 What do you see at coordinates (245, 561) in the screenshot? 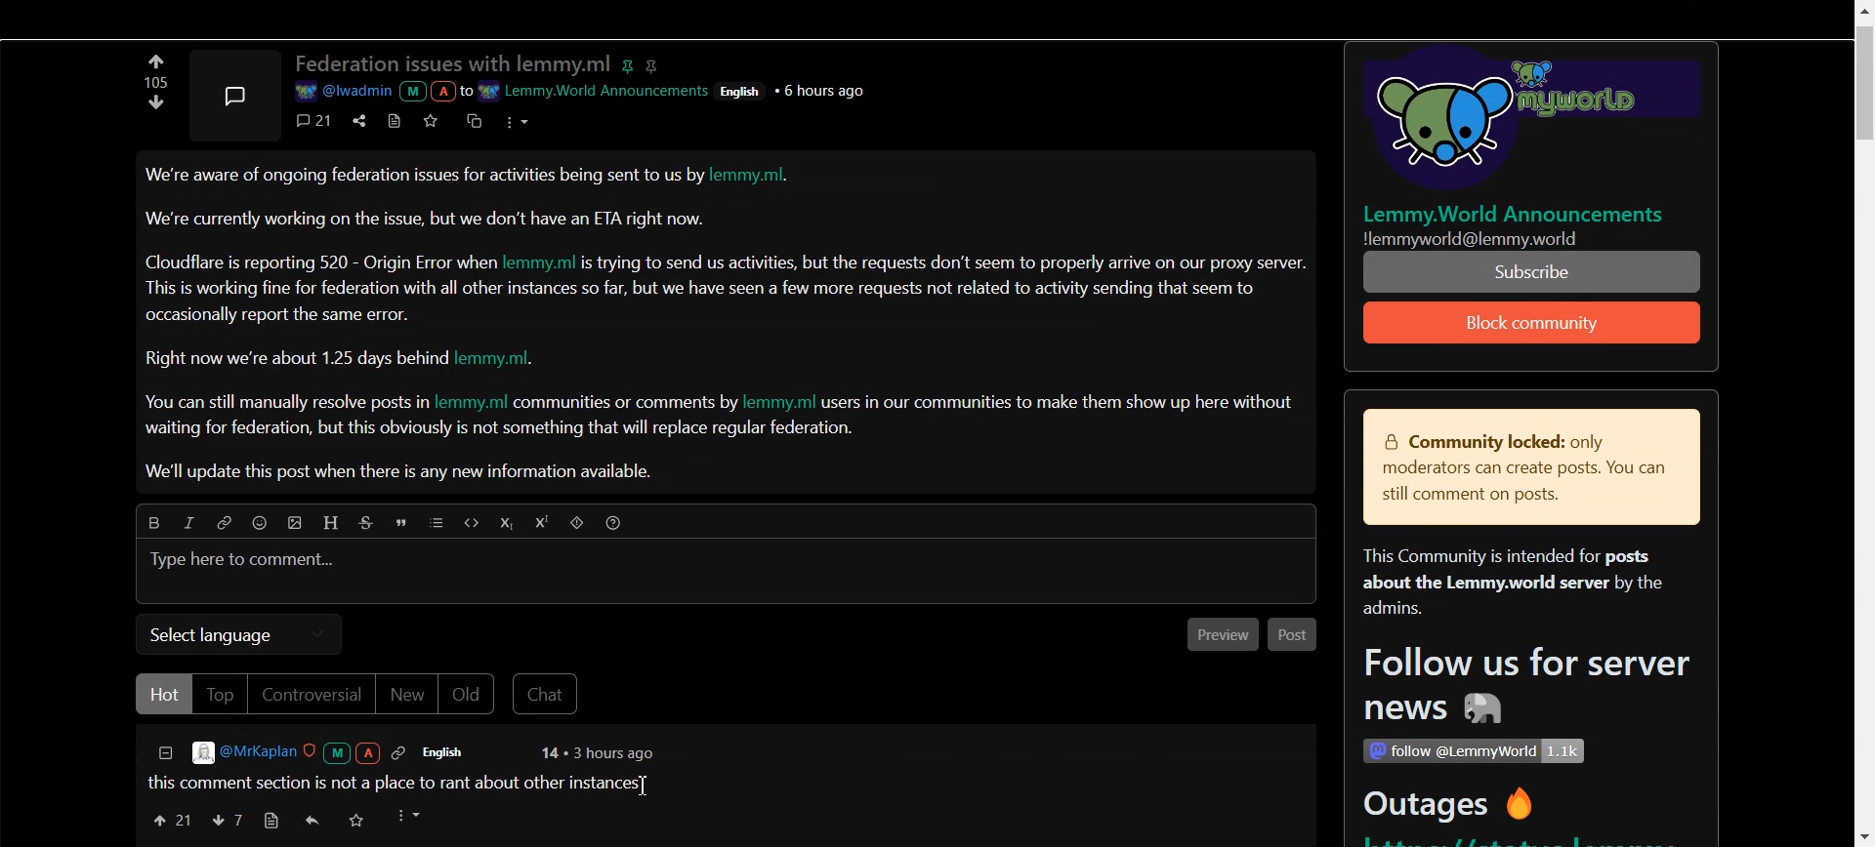
I see `Type here to comment...` at bounding box center [245, 561].